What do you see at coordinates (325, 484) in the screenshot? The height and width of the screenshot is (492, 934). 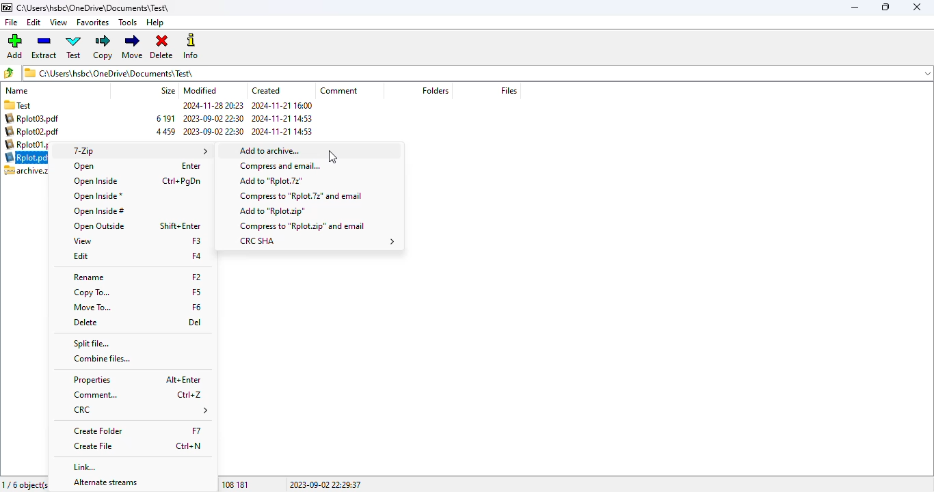 I see `2023-09-02 22:29:37` at bounding box center [325, 484].